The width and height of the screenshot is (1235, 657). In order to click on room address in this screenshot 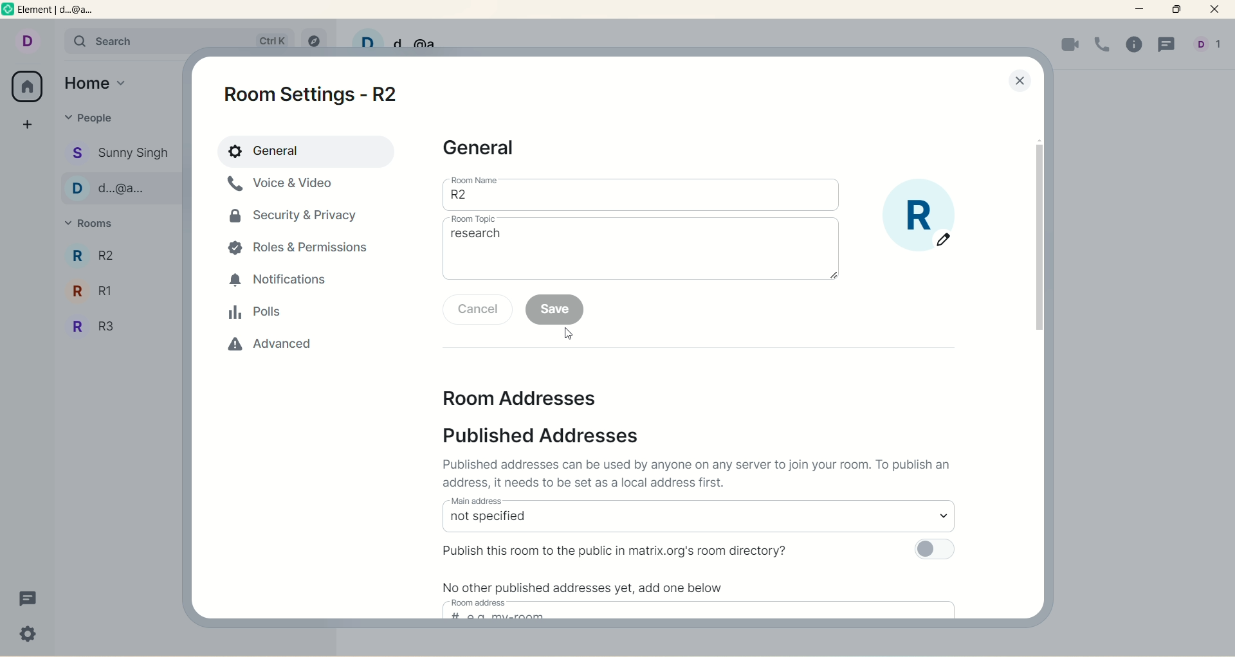, I will do `click(527, 397)`.